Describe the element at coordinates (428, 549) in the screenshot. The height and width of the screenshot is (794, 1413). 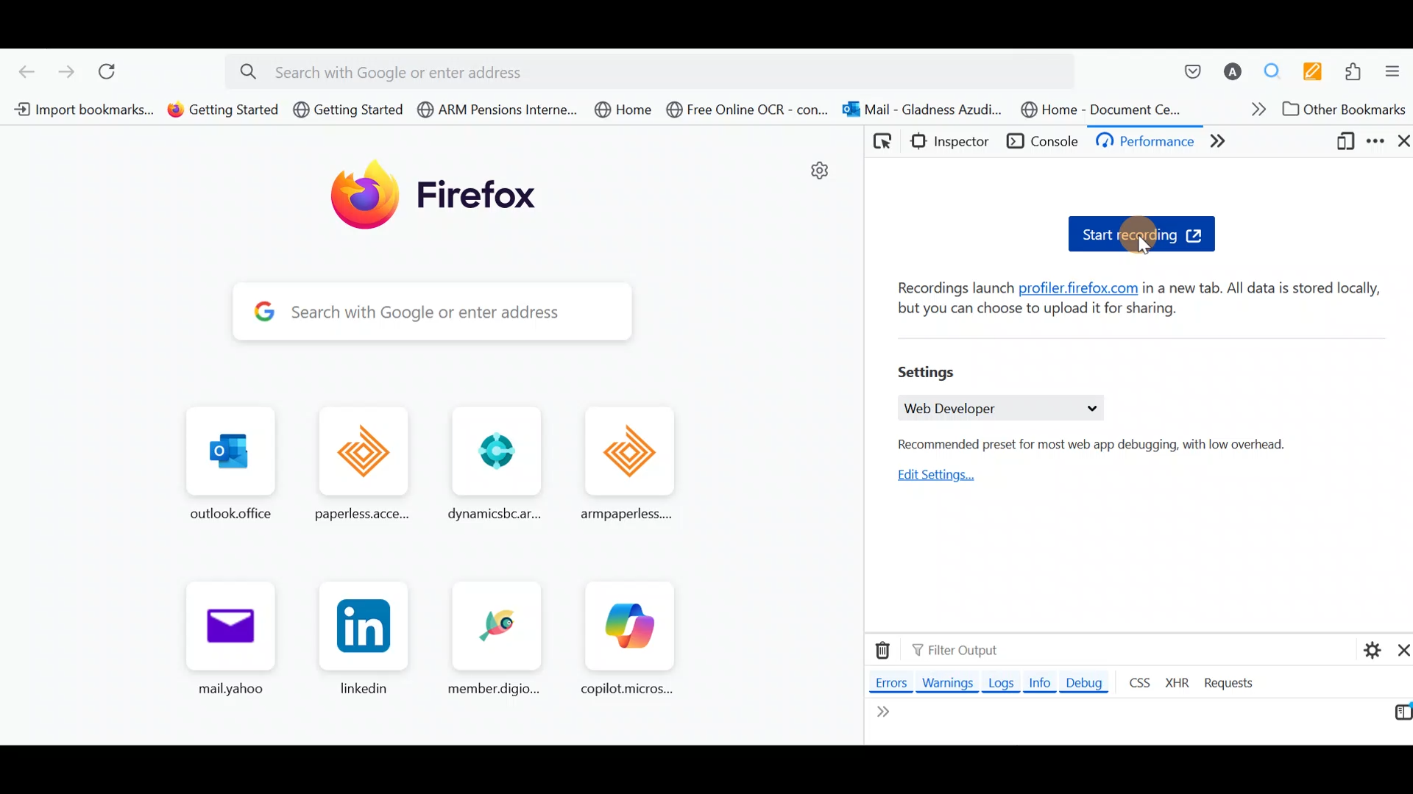
I see `Frequently browsed pages` at that location.